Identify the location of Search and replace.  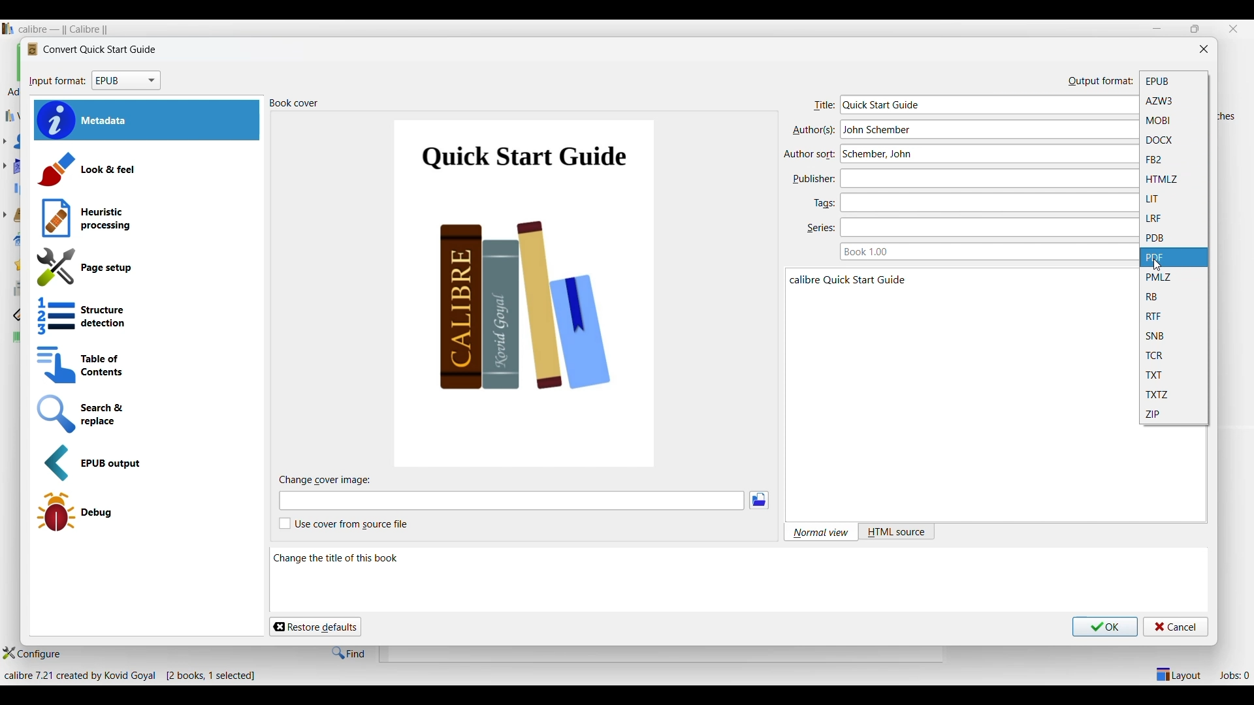
(141, 415).